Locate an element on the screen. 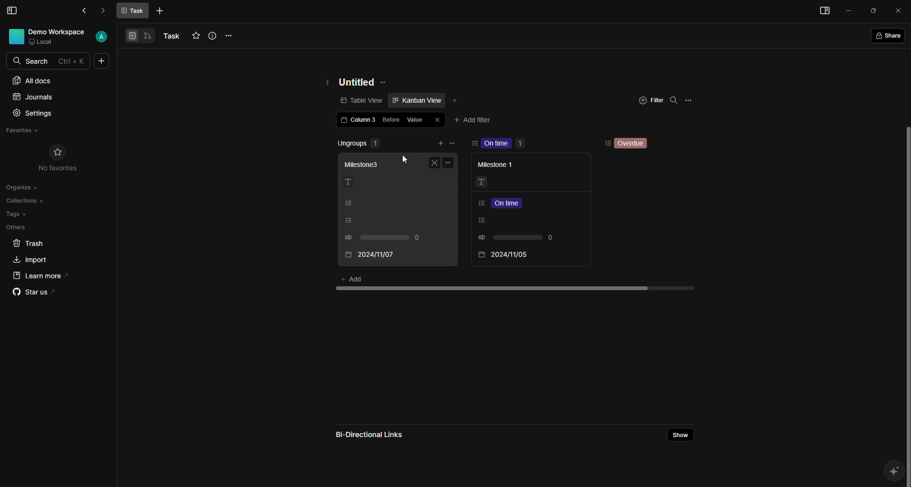 The height and width of the screenshot is (487, 911). Close is located at coordinates (900, 10).